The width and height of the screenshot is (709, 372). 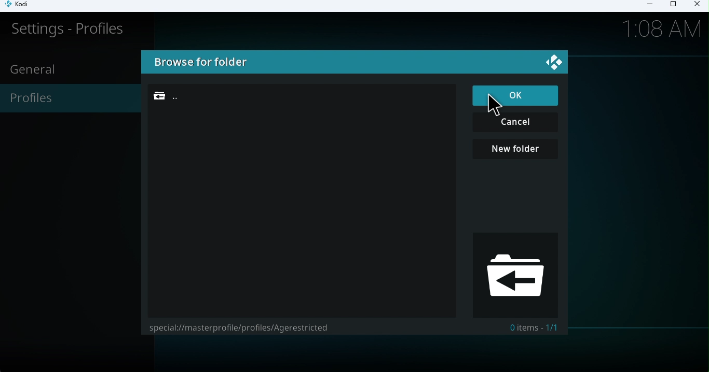 What do you see at coordinates (65, 36) in the screenshot?
I see `Settings-profile` at bounding box center [65, 36].